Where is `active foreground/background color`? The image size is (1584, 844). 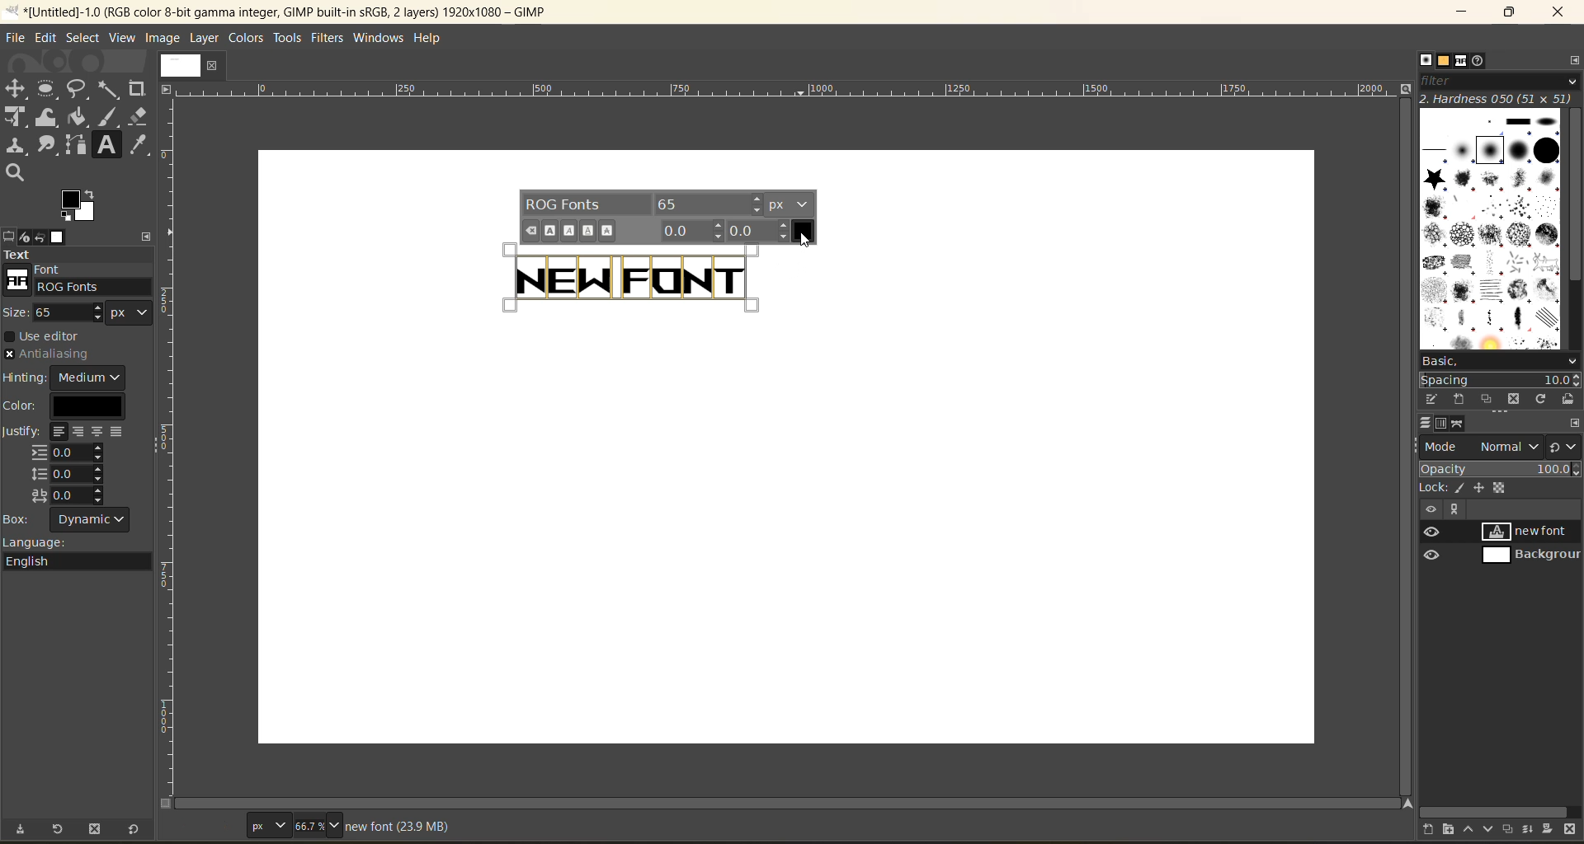
active foreground/background color is located at coordinates (82, 208).